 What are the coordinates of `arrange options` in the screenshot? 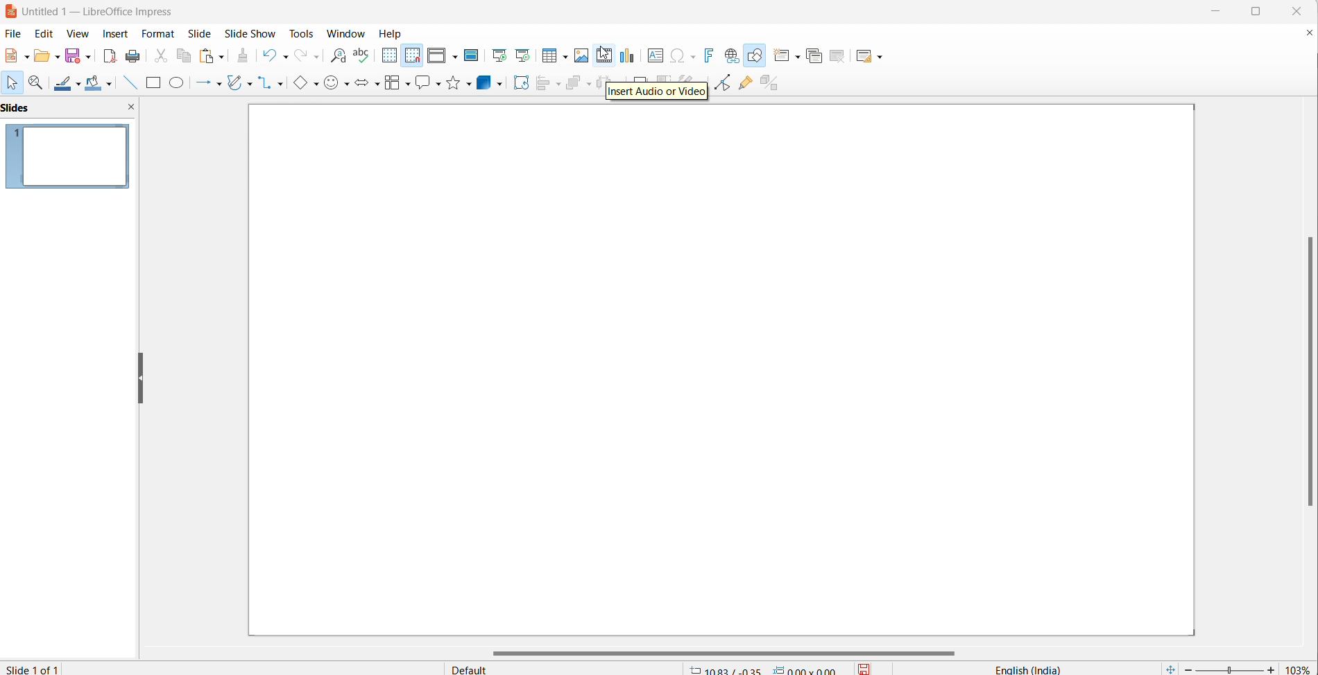 It's located at (589, 89).